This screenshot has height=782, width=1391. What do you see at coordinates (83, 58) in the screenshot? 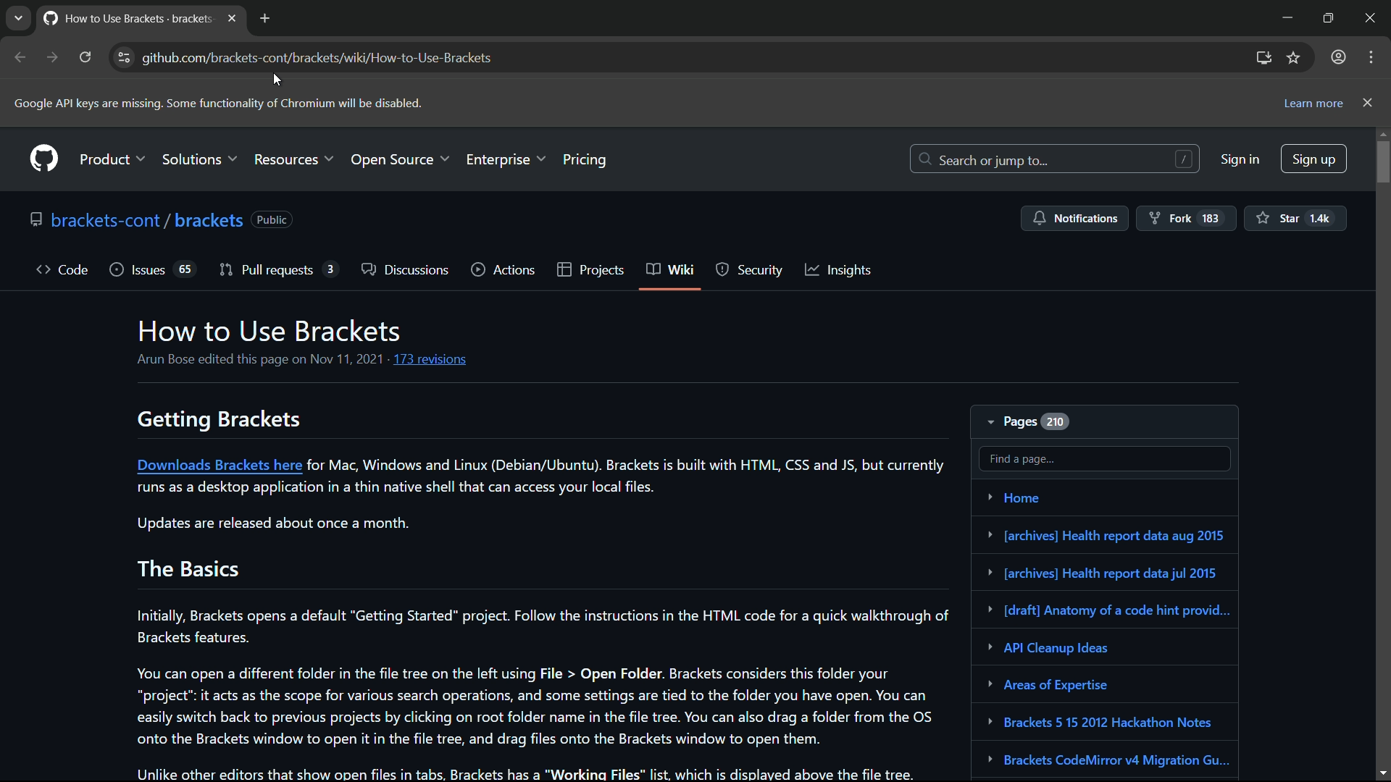
I see `reload` at bounding box center [83, 58].